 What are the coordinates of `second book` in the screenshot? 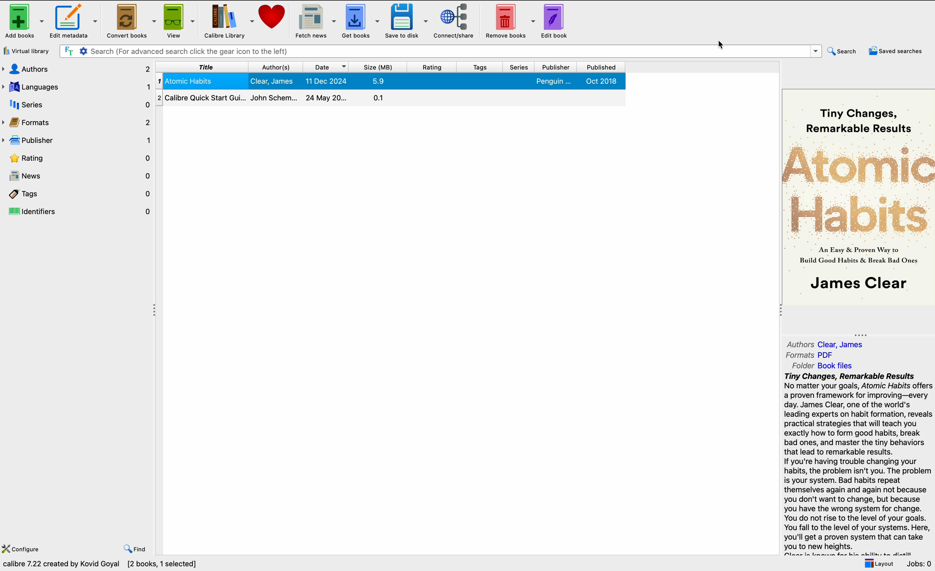 It's located at (390, 98).